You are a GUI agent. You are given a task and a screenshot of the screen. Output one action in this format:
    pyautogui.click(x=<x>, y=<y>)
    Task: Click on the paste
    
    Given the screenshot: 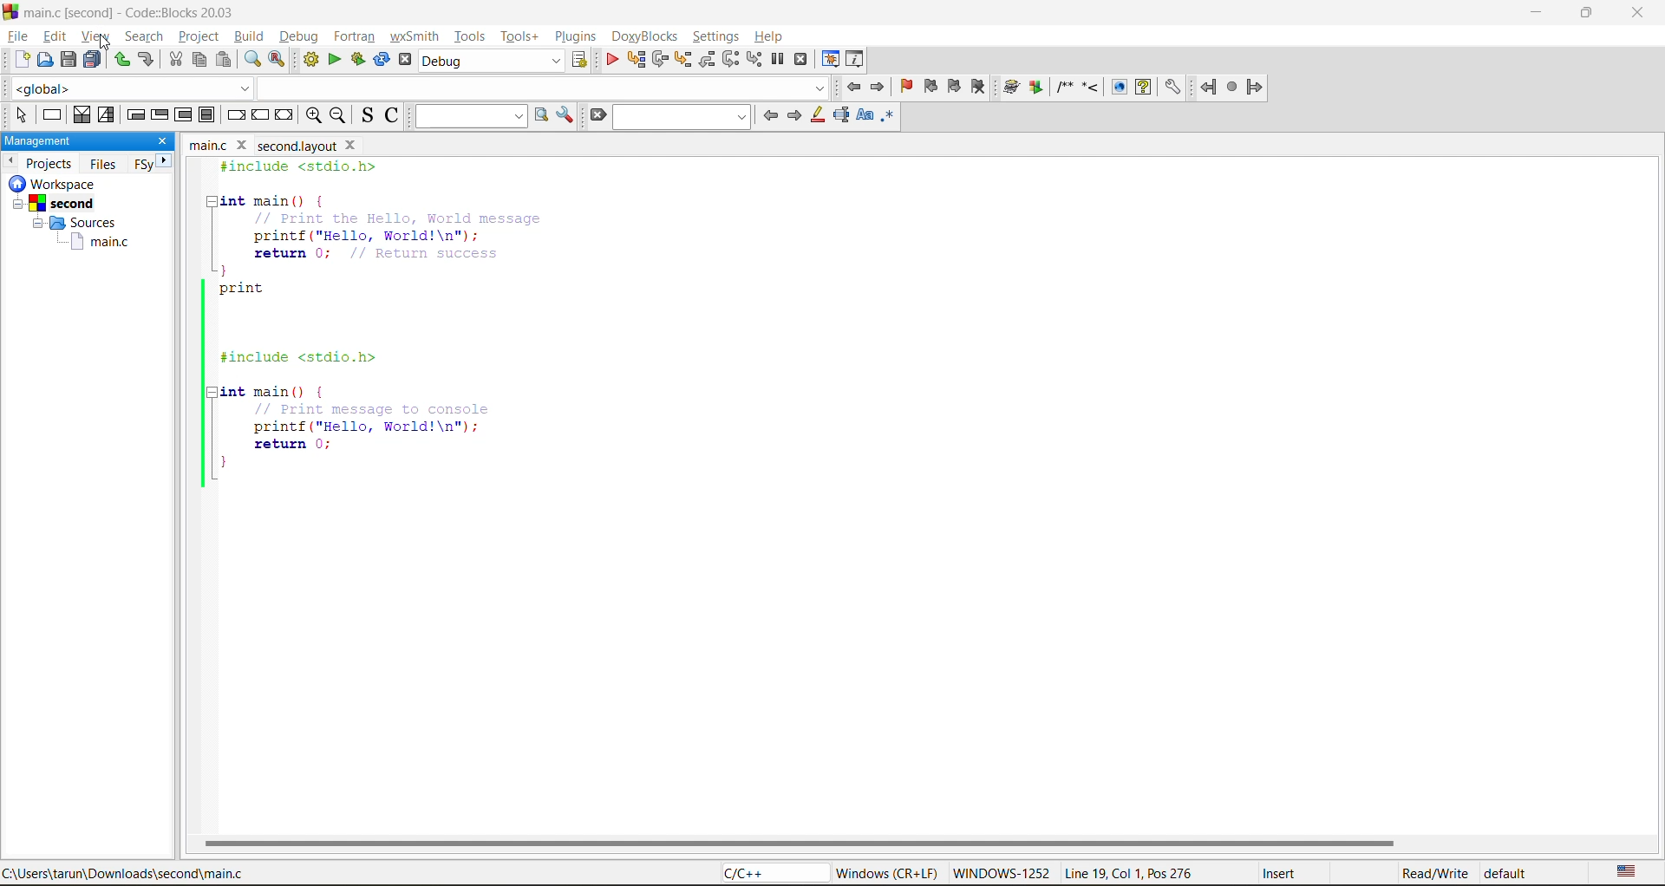 What is the action you would take?
    pyautogui.click(x=225, y=60)
    